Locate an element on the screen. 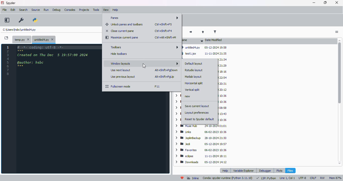  newreactjs.jsx is located at coordinates (222, 66).